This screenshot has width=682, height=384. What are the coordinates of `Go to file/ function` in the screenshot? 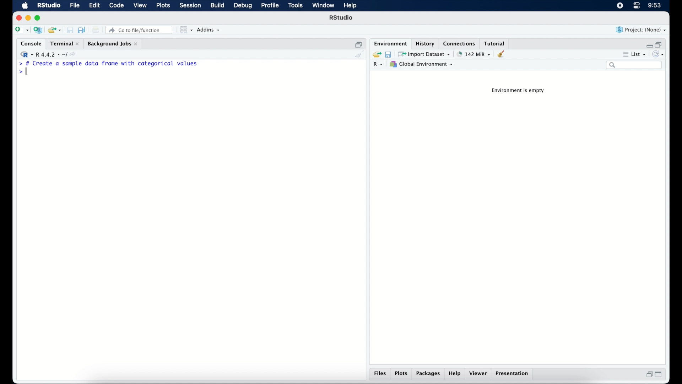 It's located at (140, 30).